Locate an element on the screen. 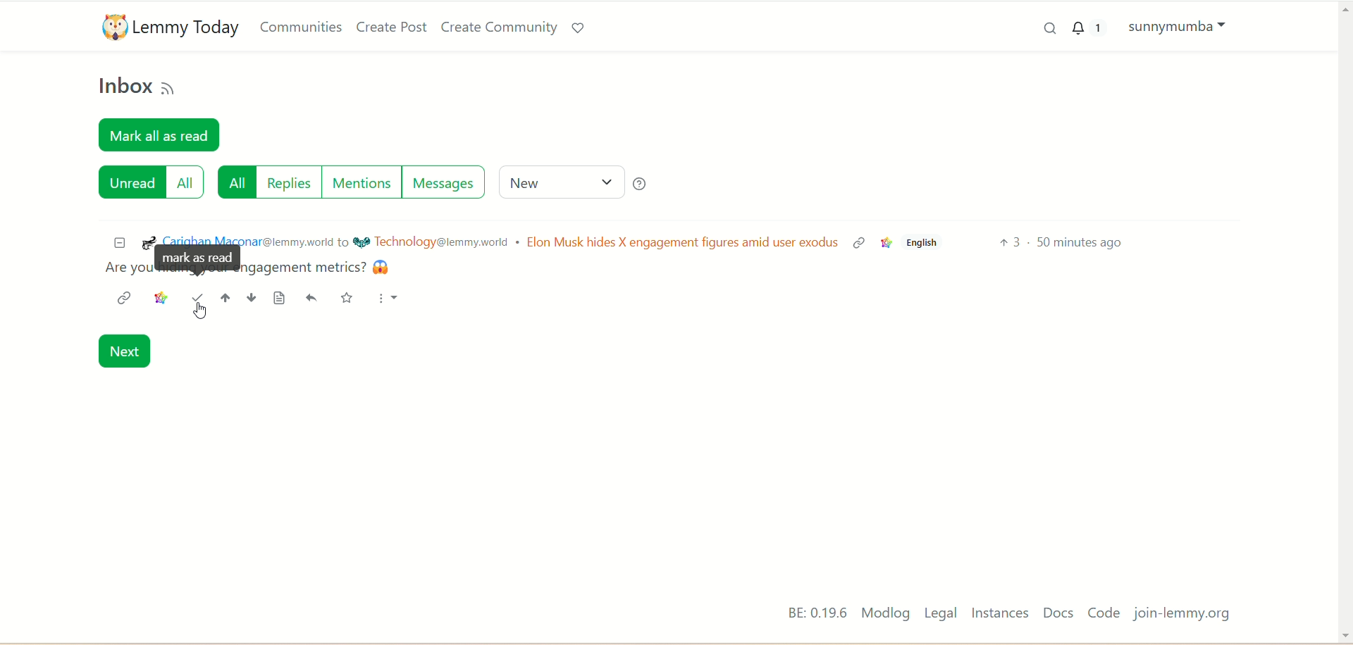 The image size is (1353, 645). BE: 0.19.6 (version) is located at coordinates (809, 610).